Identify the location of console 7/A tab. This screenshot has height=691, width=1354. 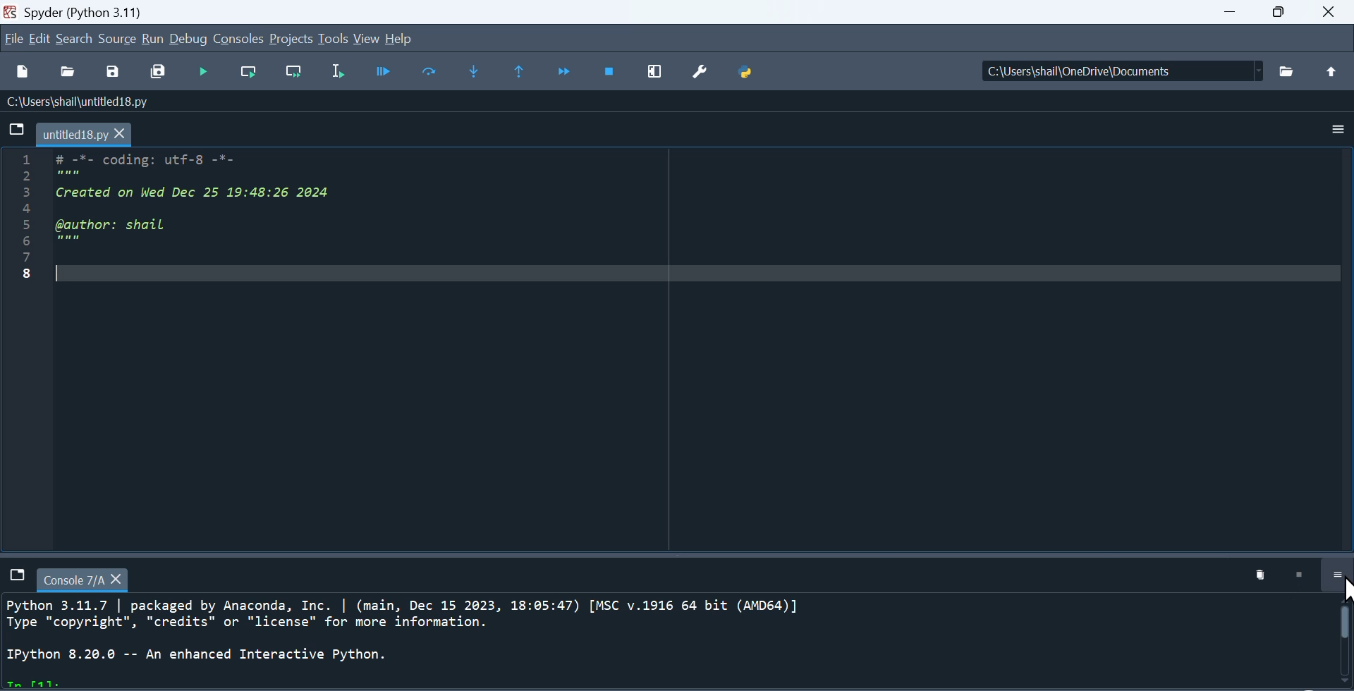
(85, 578).